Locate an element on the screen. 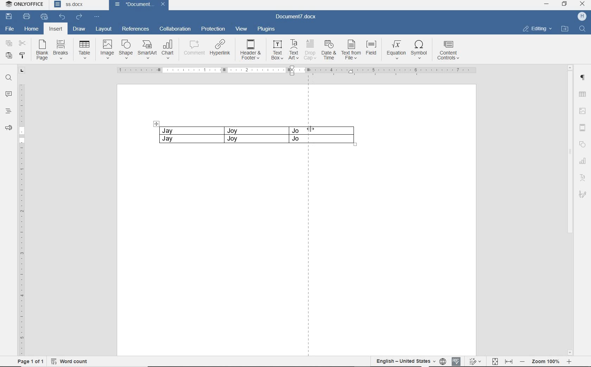  CONTENT CONTROLS is located at coordinates (449, 51).